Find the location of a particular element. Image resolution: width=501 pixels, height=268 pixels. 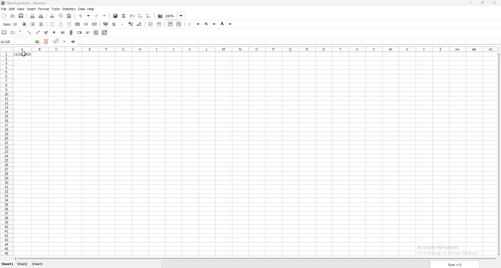

underline is located at coordinates (41, 24).